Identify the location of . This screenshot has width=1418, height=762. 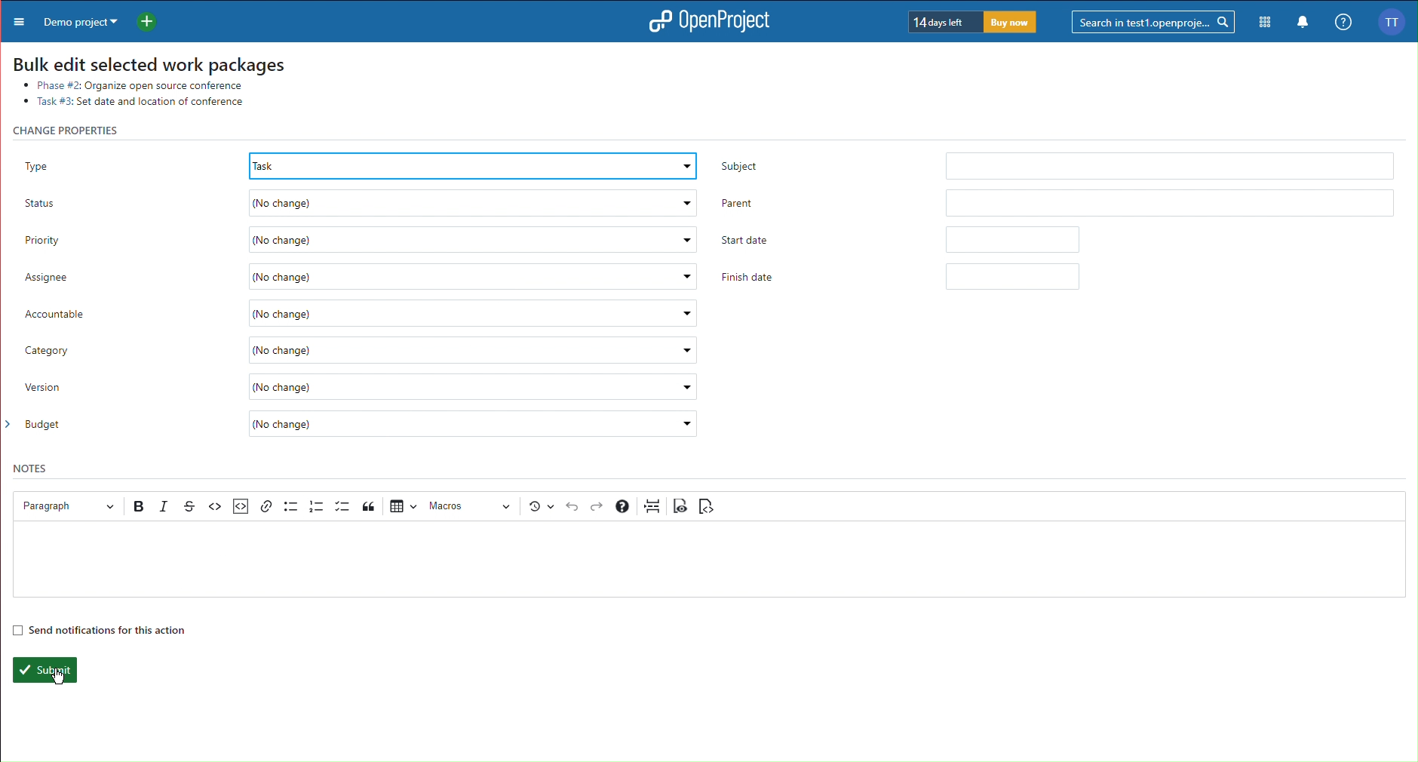
(33, 468).